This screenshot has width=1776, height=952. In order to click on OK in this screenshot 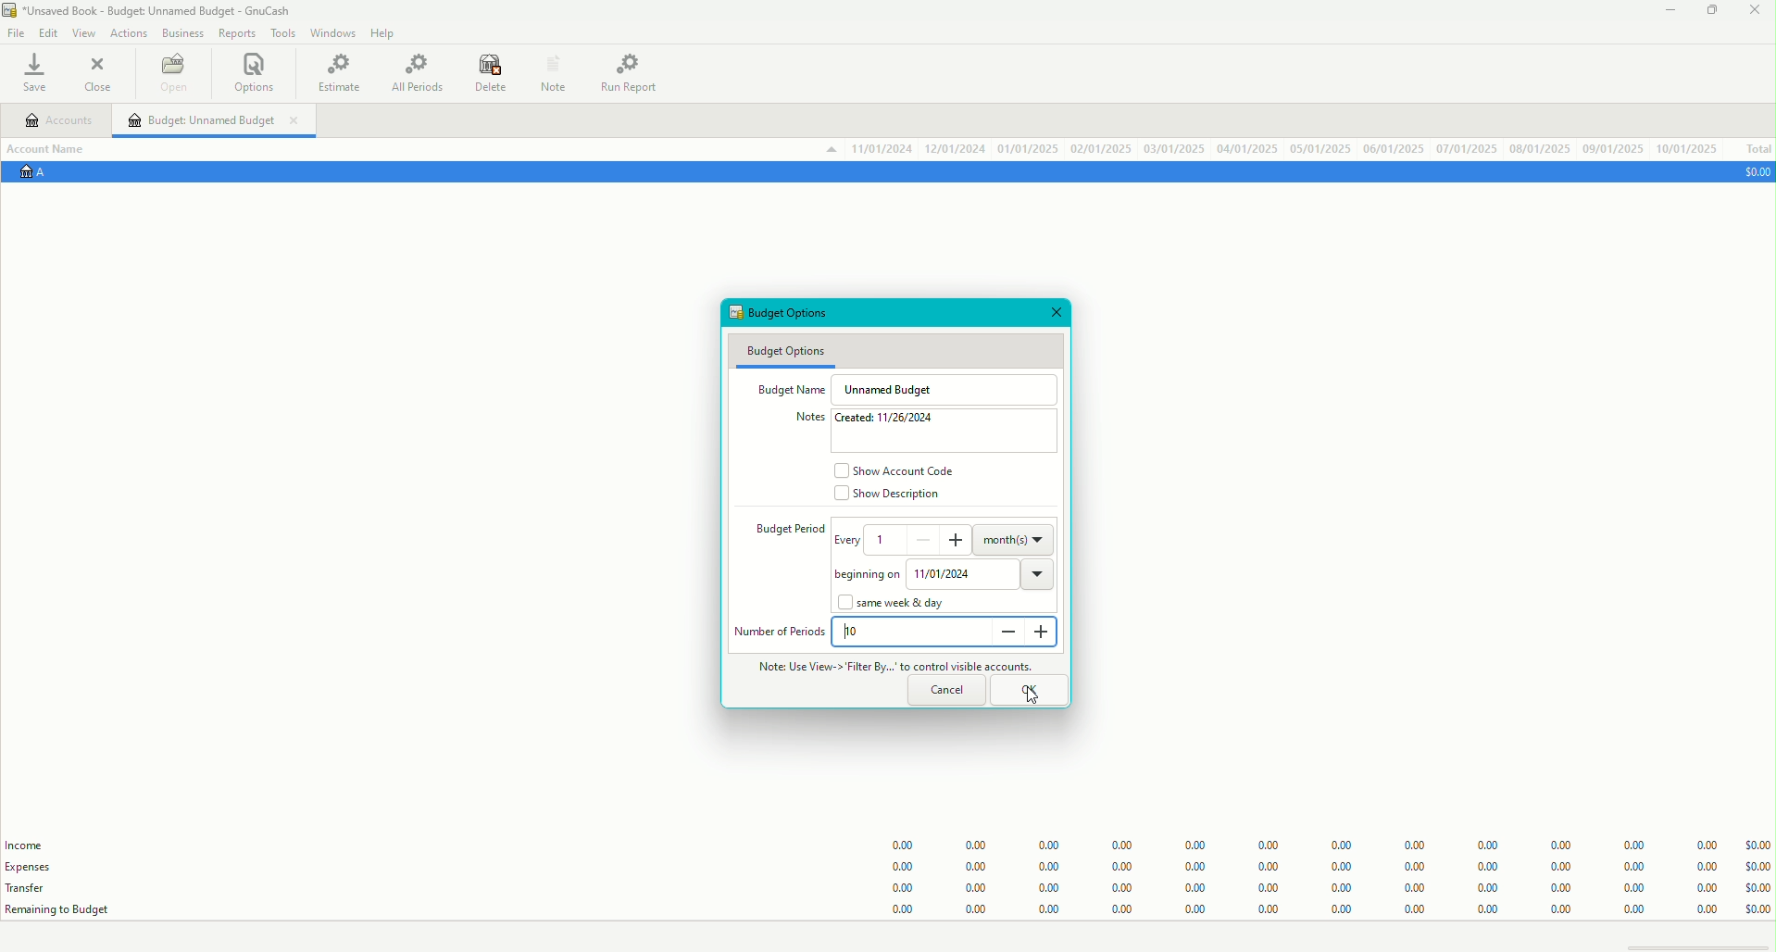, I will do `click(1032, 688)`.